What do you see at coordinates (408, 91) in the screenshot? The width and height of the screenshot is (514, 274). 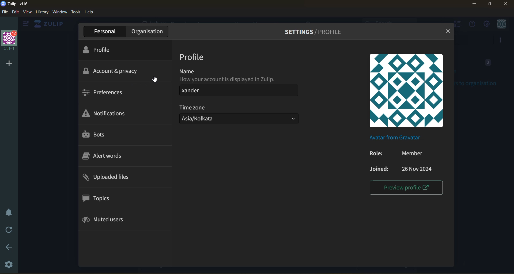 I see `profile picture` at bounding box center [408, 91].